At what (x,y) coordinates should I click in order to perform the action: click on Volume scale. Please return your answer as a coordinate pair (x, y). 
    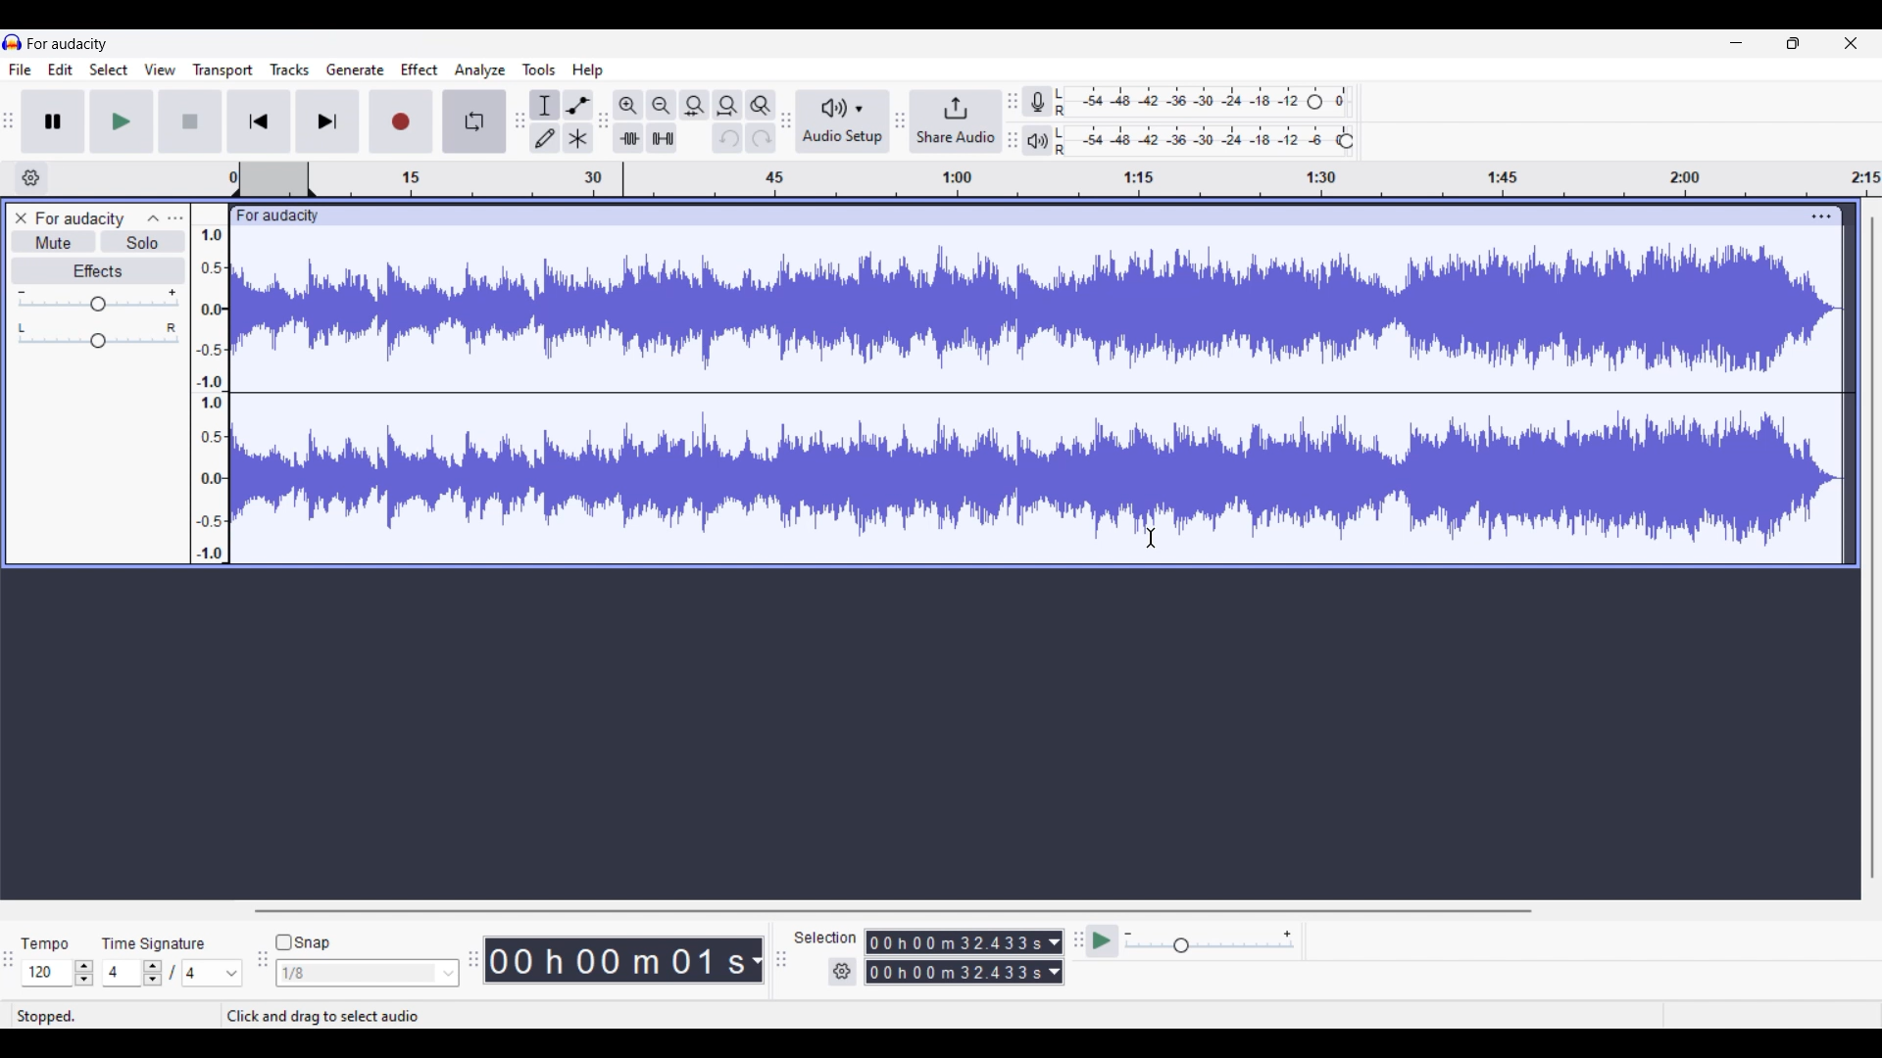
    Looking at the image, I should click on (98, 299).